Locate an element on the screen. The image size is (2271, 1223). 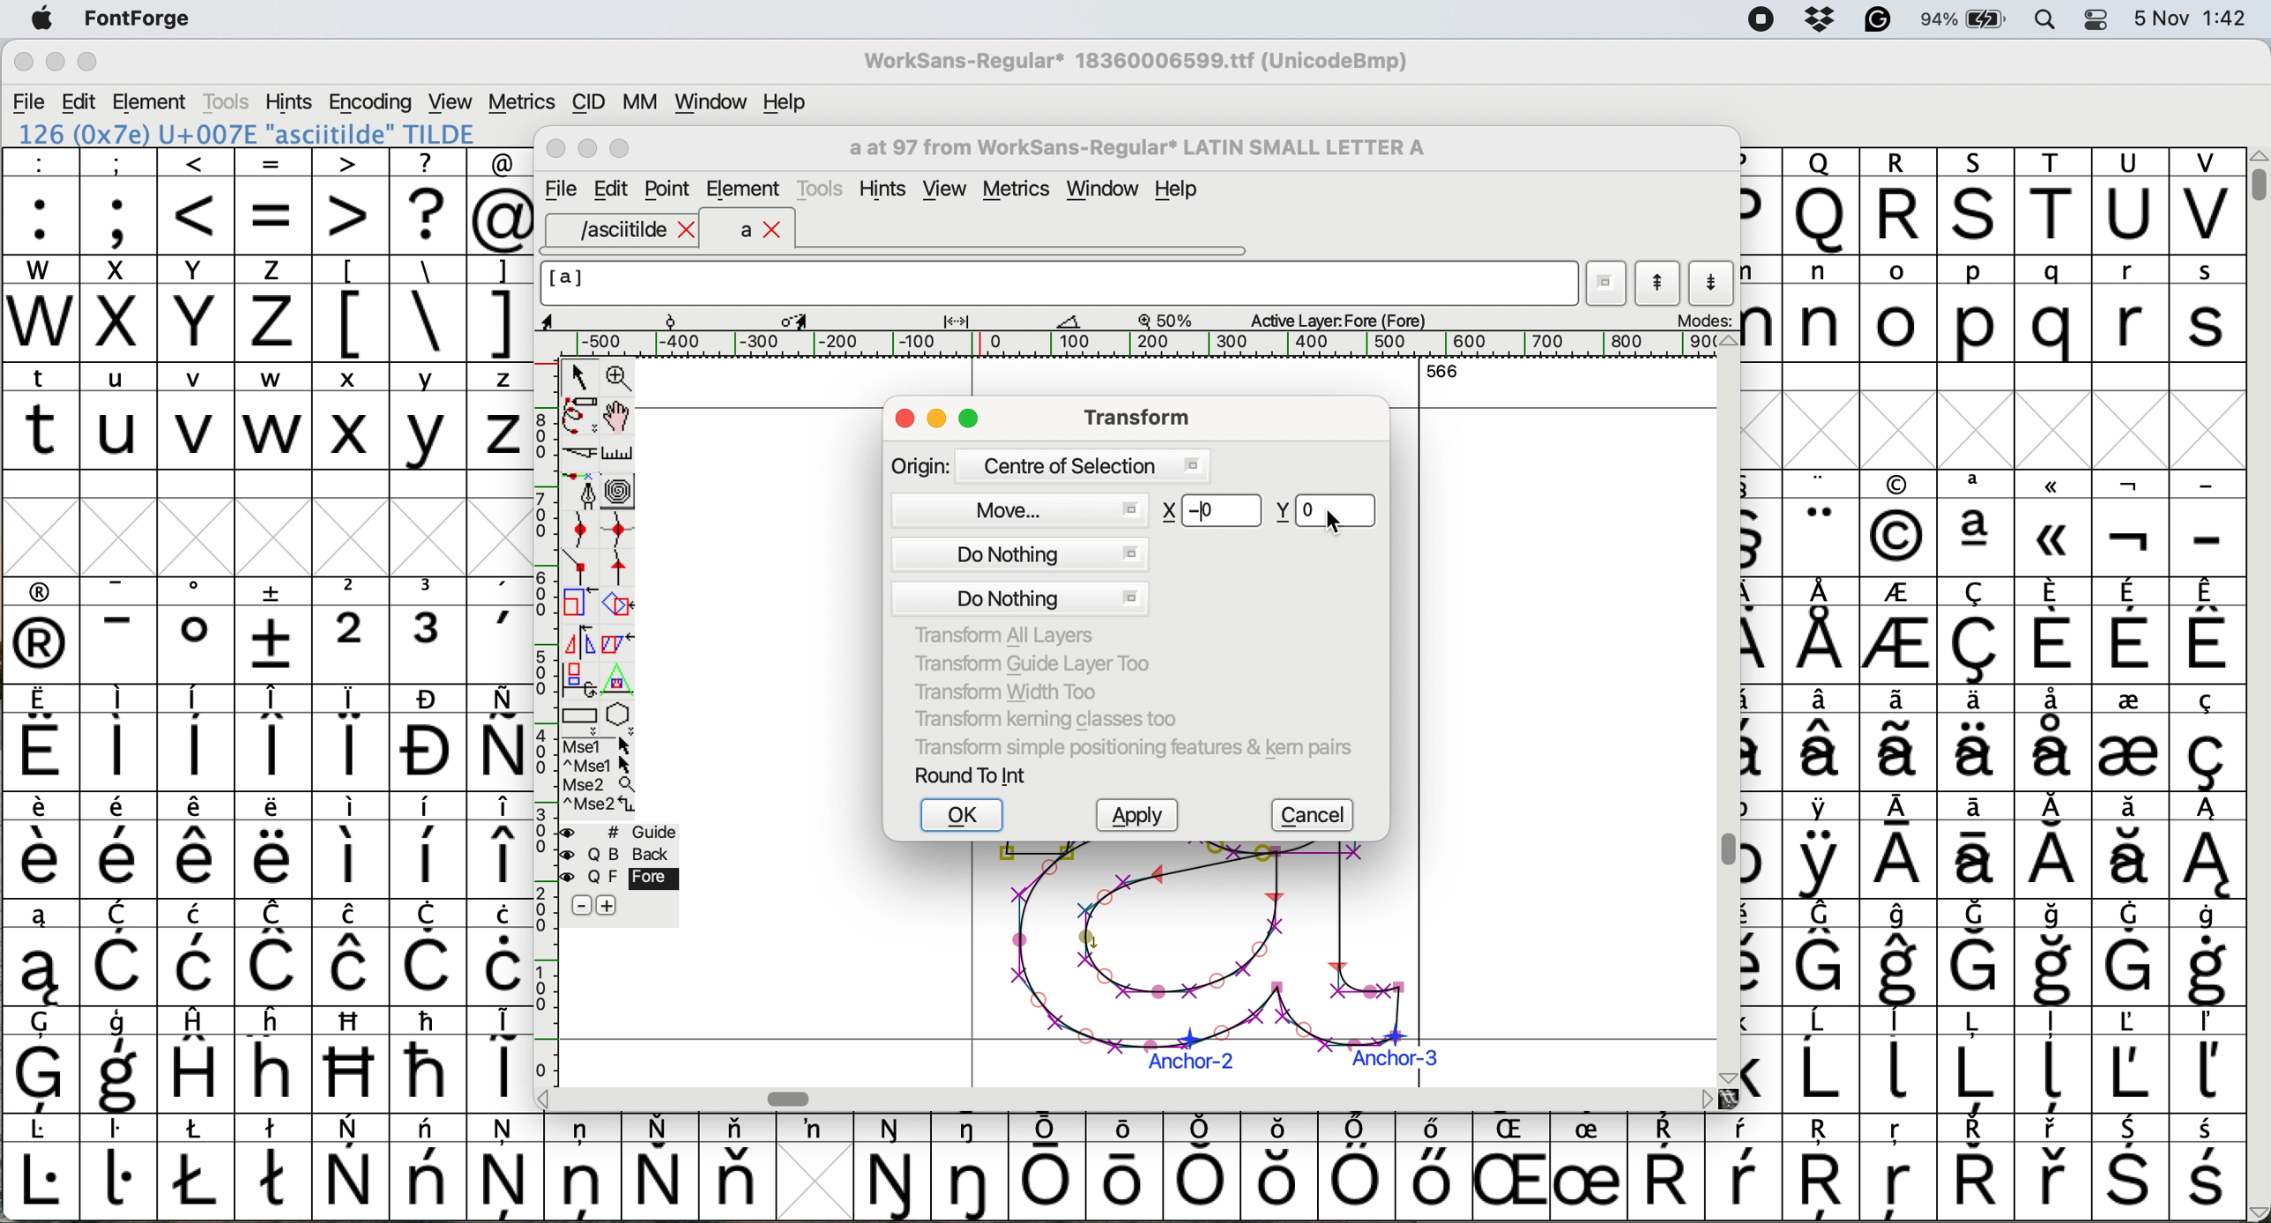
symbol is located at coordinates (1898, 848).